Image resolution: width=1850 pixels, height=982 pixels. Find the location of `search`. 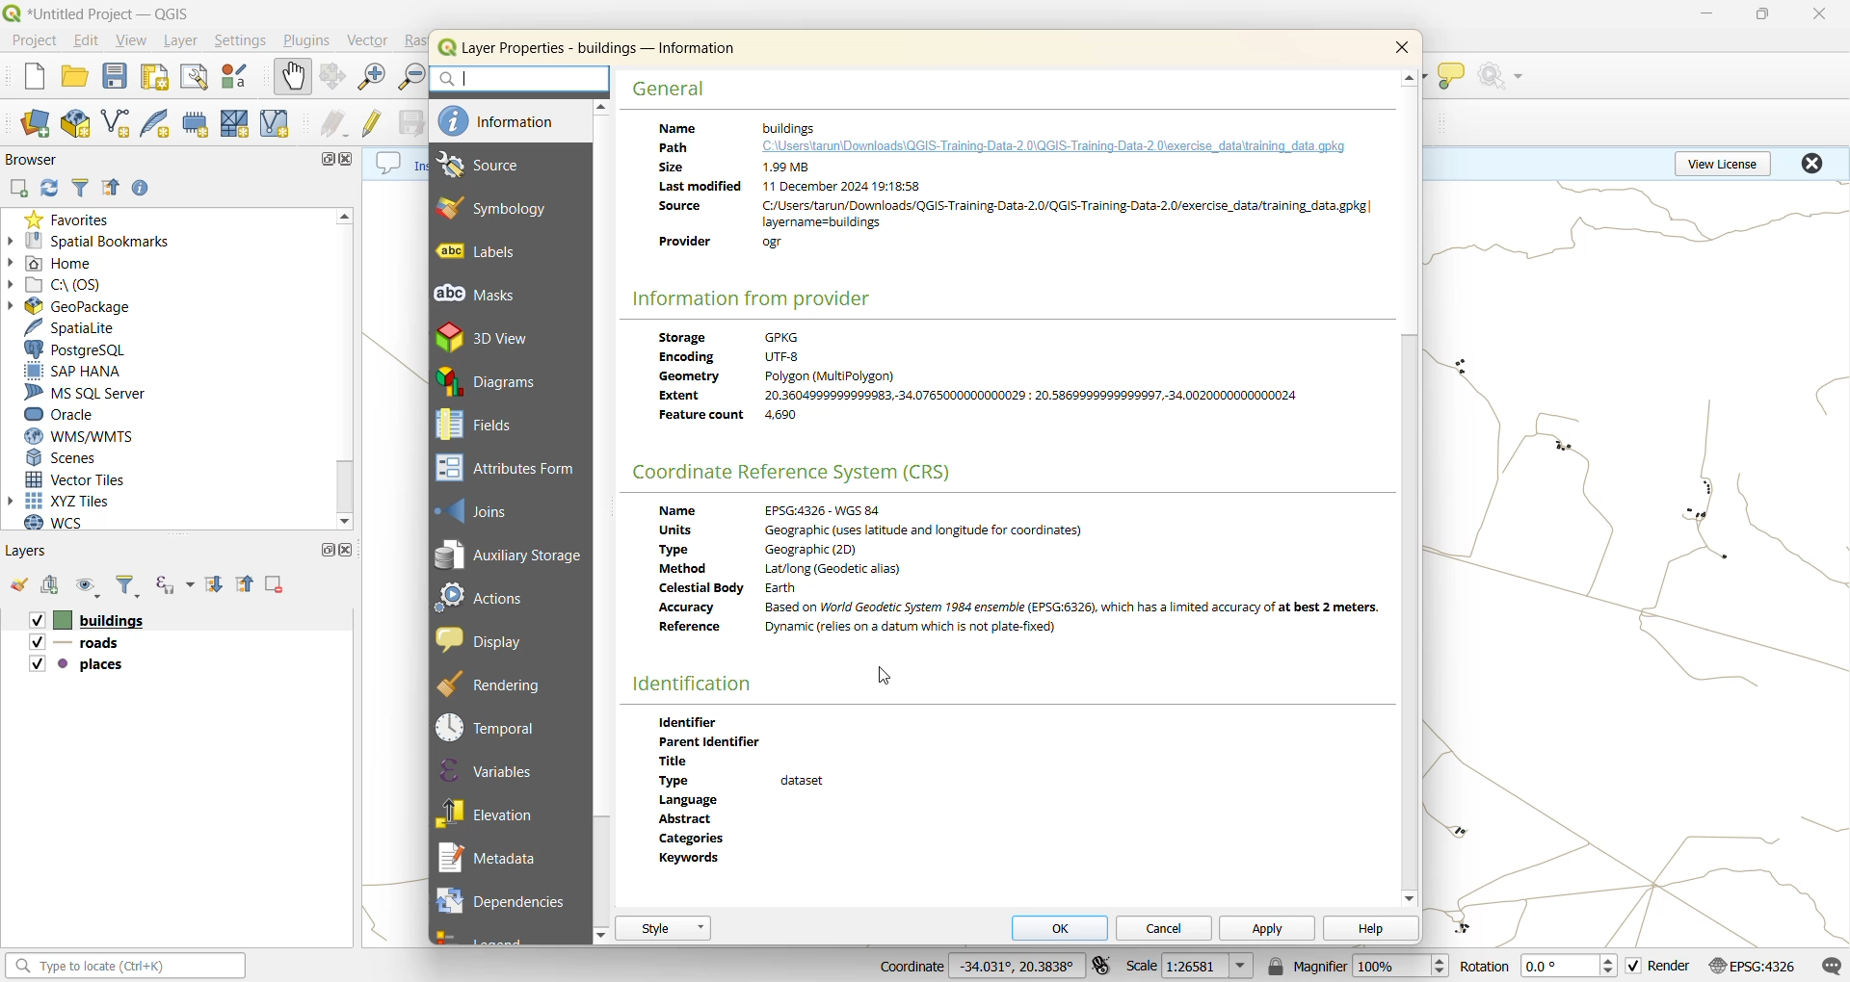

search is located at coordinates (521, 82).